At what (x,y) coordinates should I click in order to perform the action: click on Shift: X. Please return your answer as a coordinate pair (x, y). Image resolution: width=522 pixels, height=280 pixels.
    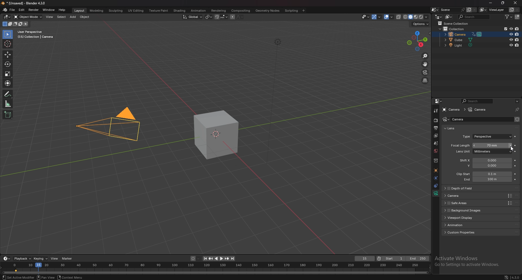
    Looking at the image, I should click on (485, 161).